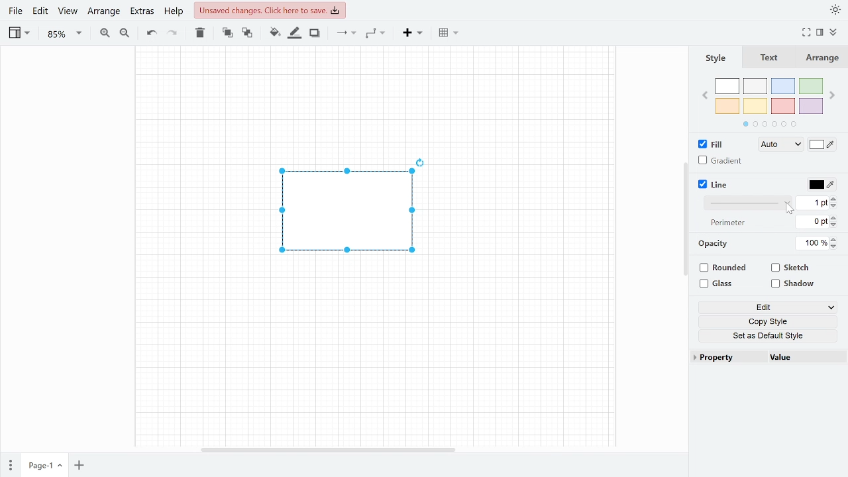 Image resolution: width=848 pixels, height=477 pixels. Describe the element at coordinates (723, 268) in the screenshot. I see `Rounded` at that location.